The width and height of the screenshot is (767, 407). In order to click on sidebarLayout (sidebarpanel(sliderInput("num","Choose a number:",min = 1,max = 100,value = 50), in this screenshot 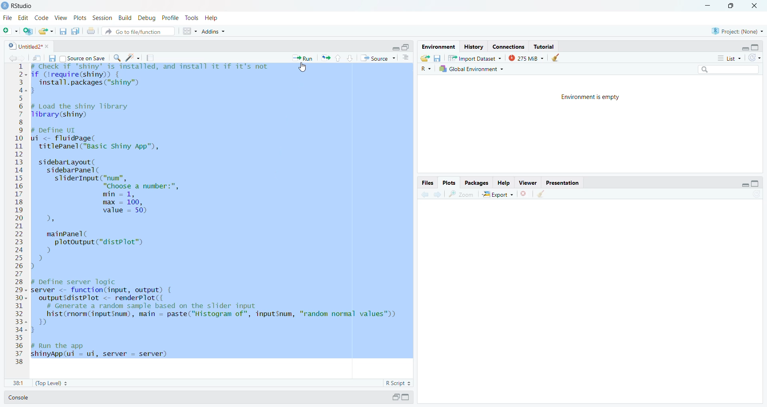, I will do `click(116, 192)`.